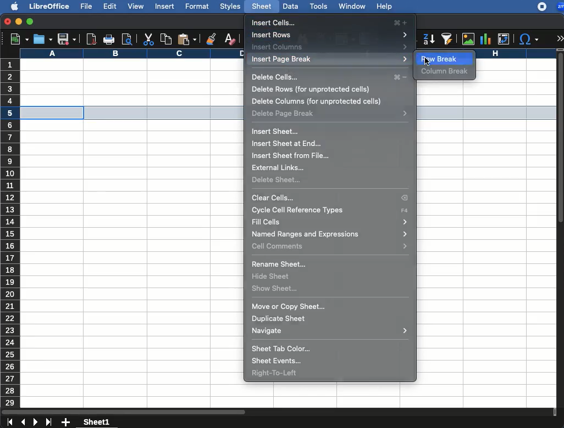 The height and width of the screenshot is (428, 564). Describe the element at coordinates (384, 7) in the screenshot. I see `help` at that location.